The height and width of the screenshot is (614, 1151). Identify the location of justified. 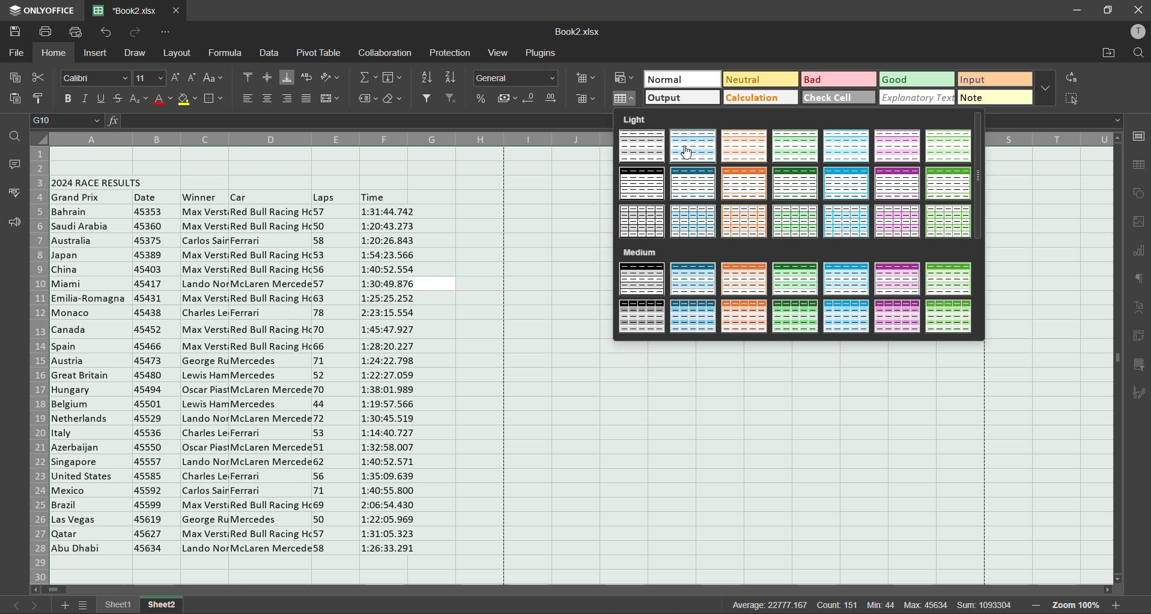
(306, 97).